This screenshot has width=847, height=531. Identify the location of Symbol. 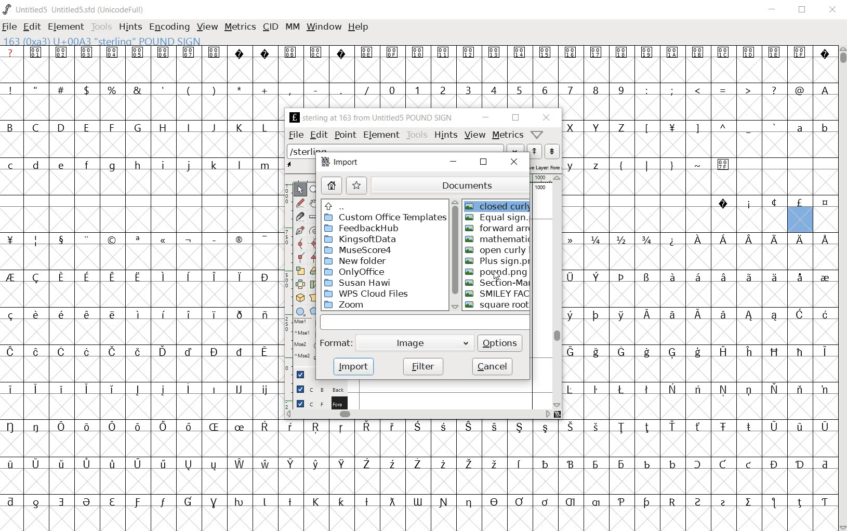
(699, 465).